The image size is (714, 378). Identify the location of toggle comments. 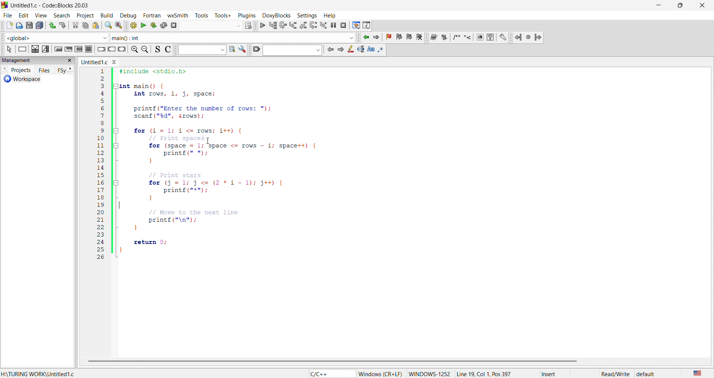
(167, 50).